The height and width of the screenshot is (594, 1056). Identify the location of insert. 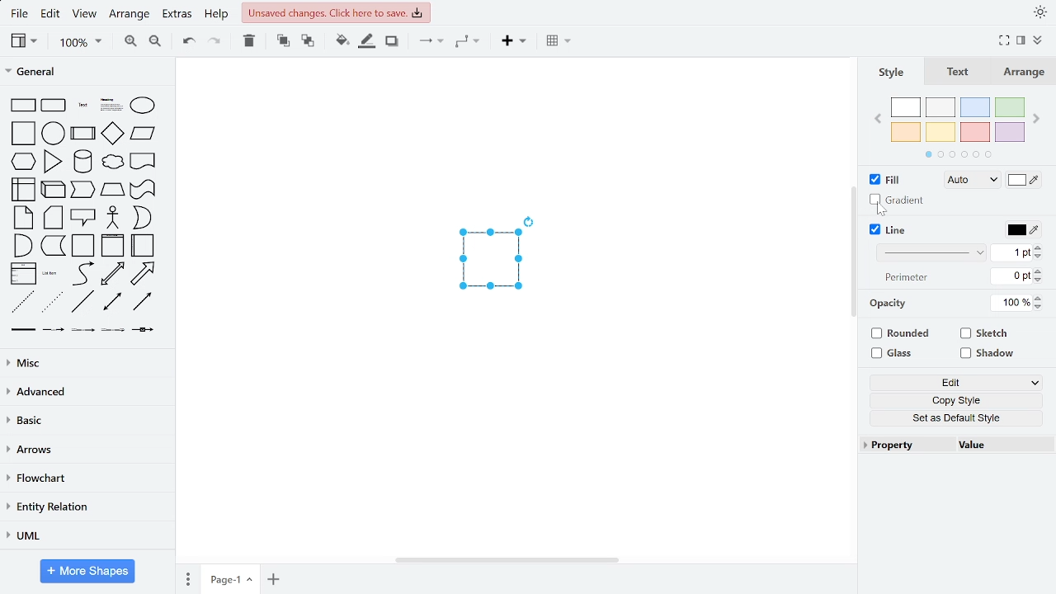
(512, 42).